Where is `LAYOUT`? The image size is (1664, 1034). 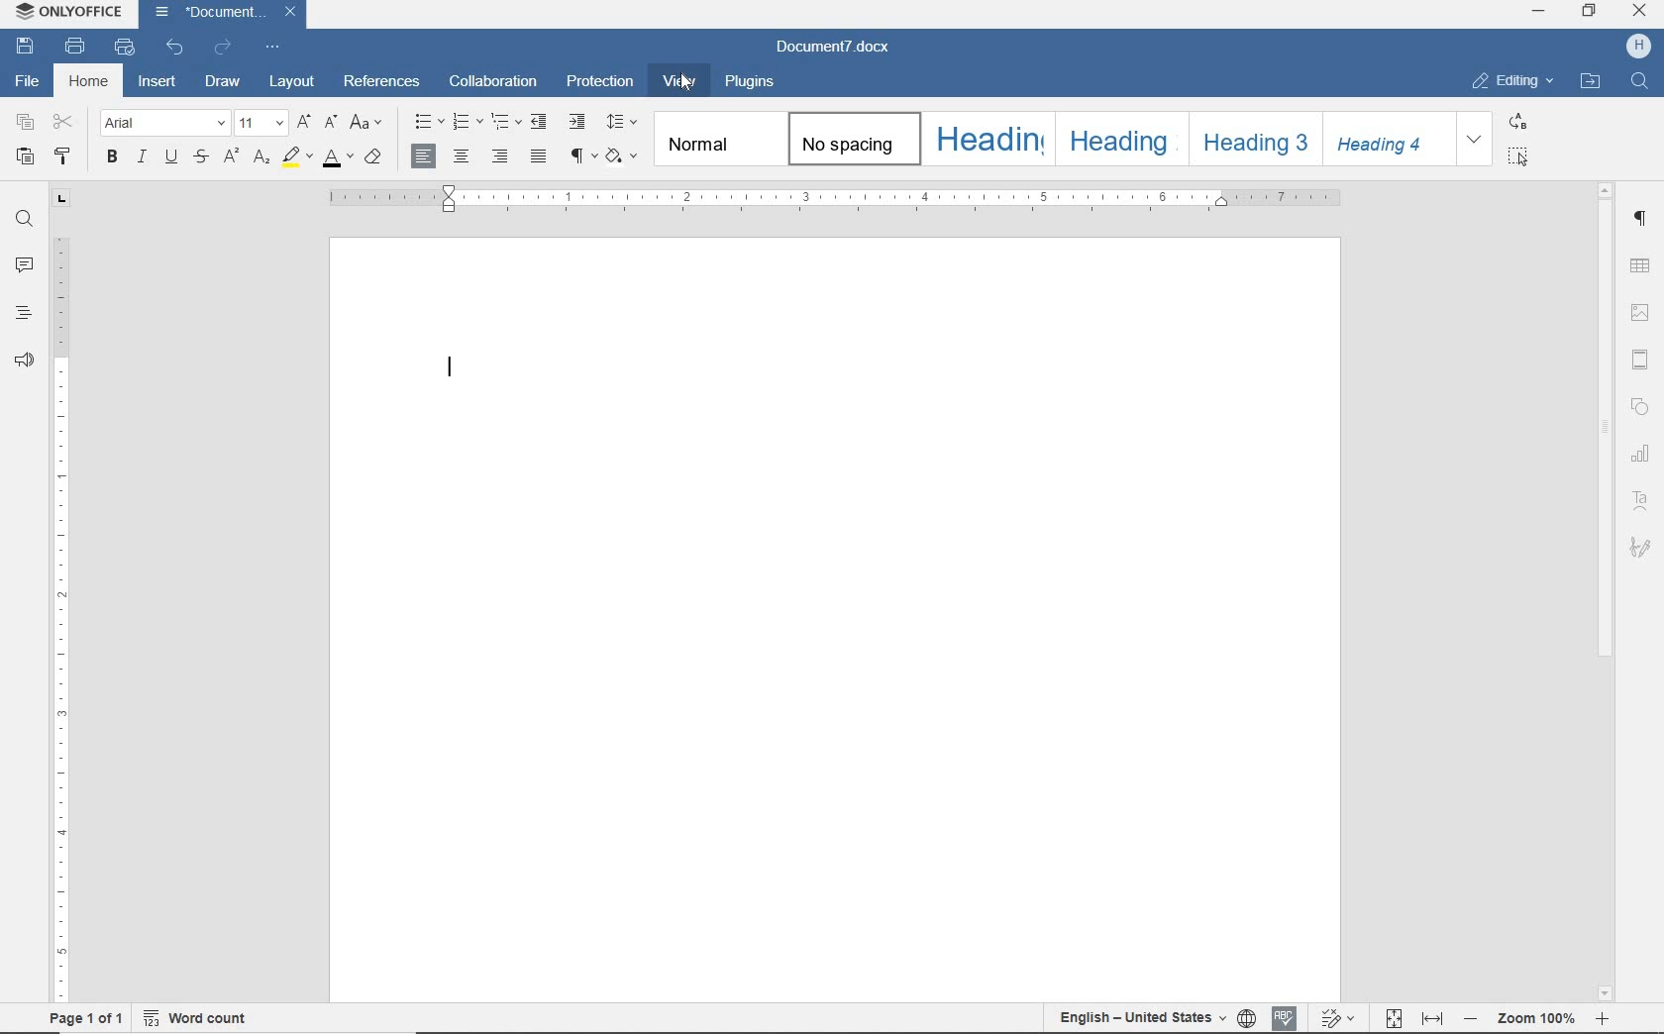
LAYOUT is located at coordinates (293, 83).